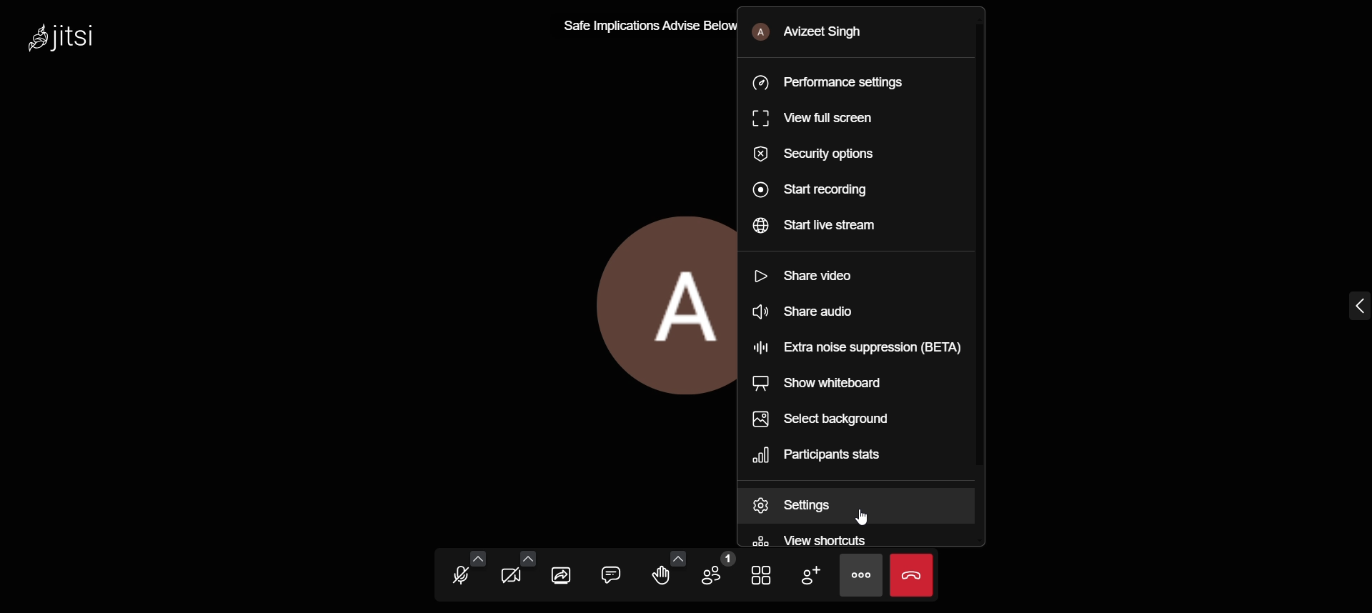 Image resolution: width=1372 pixels, height=613 pixels. I want to click on security option, so click(831, 156).